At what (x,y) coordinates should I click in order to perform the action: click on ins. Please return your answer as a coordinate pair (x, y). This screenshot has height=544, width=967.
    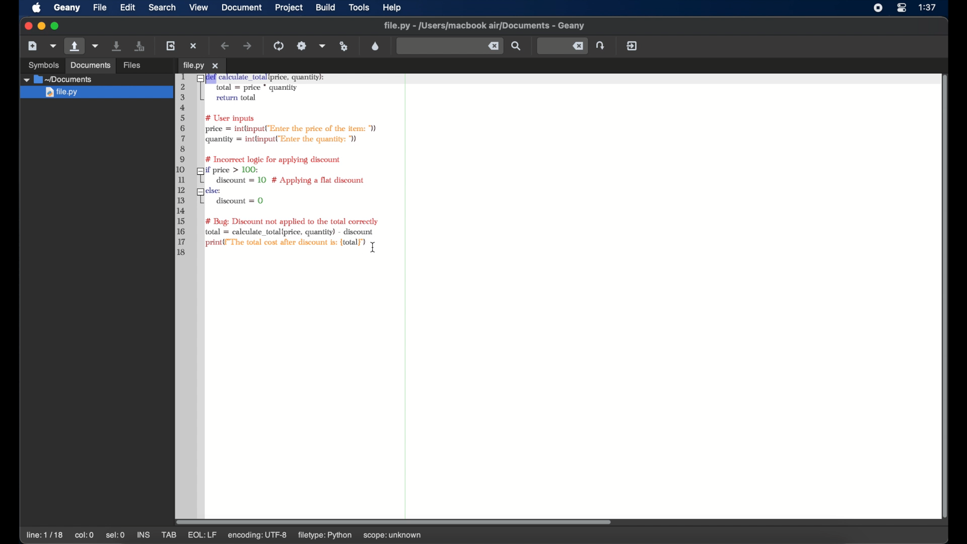
    Looking at the image, I should click on (143, 534).